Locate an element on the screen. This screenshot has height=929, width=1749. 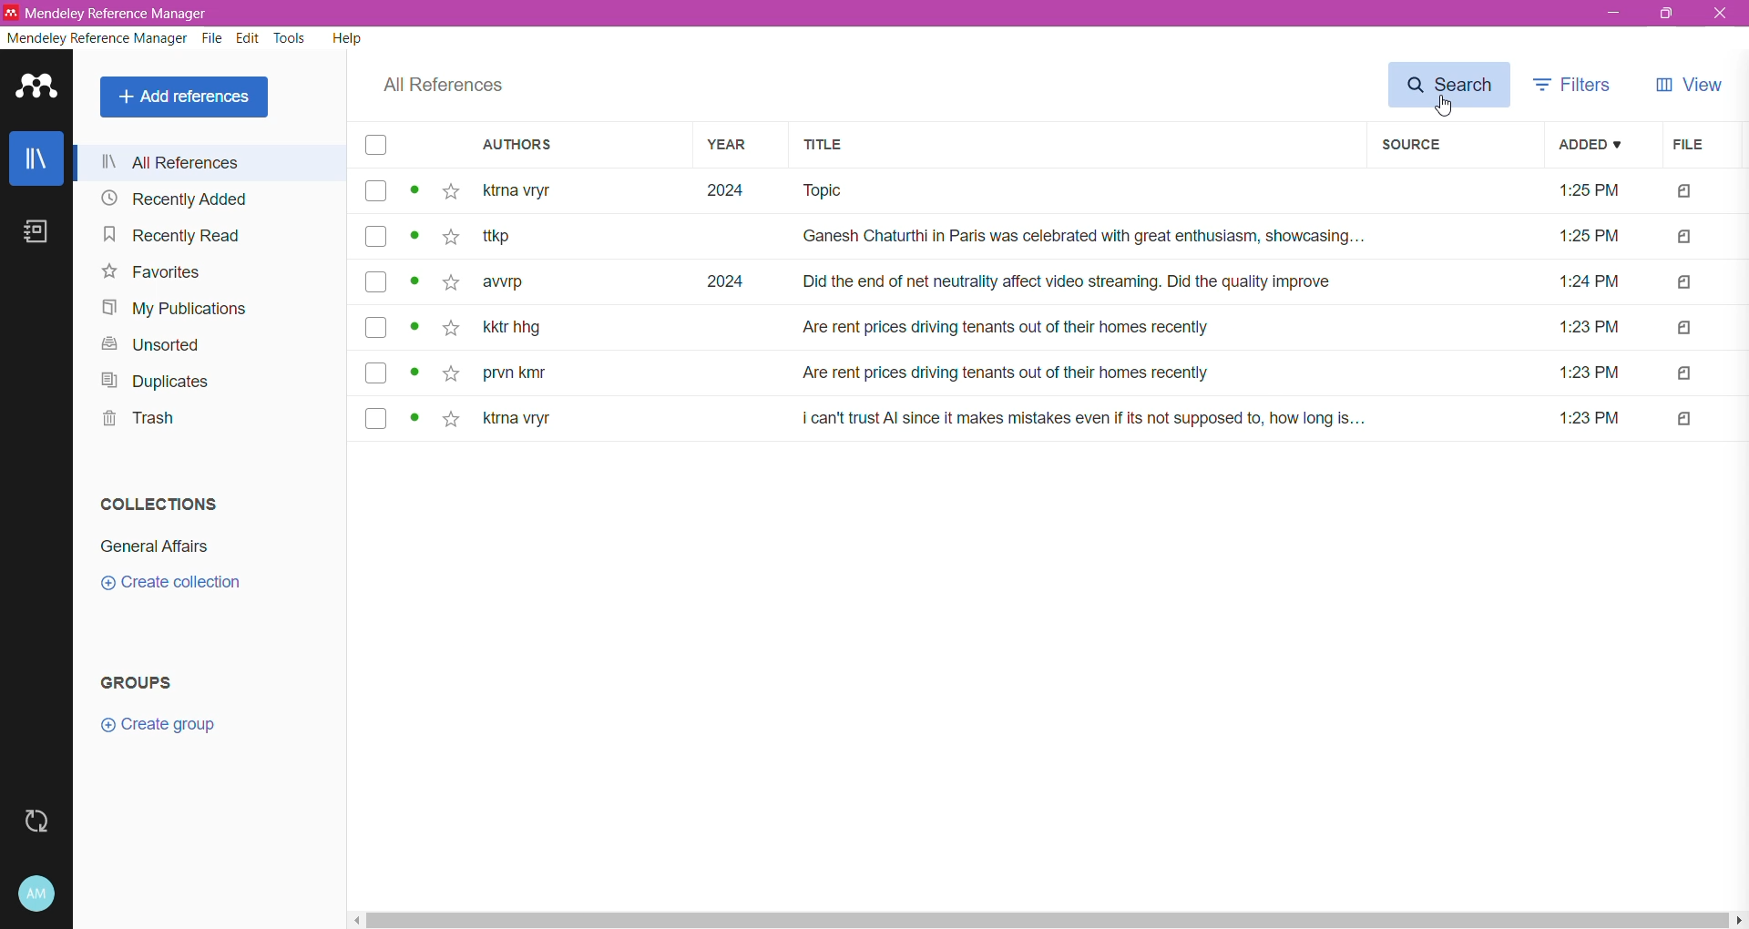
Library is located at coordinates (33, 158).